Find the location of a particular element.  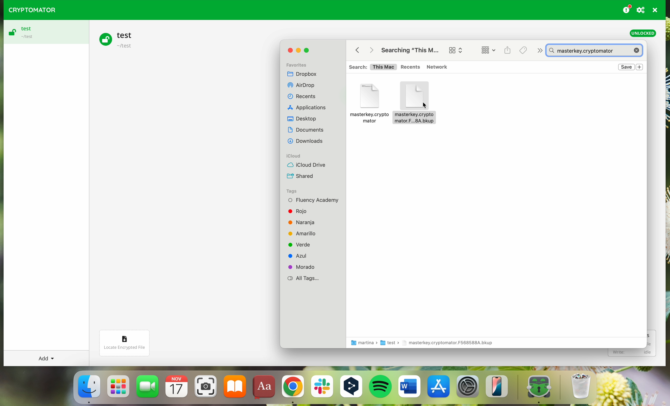

share is located at coordinates (508, 50).